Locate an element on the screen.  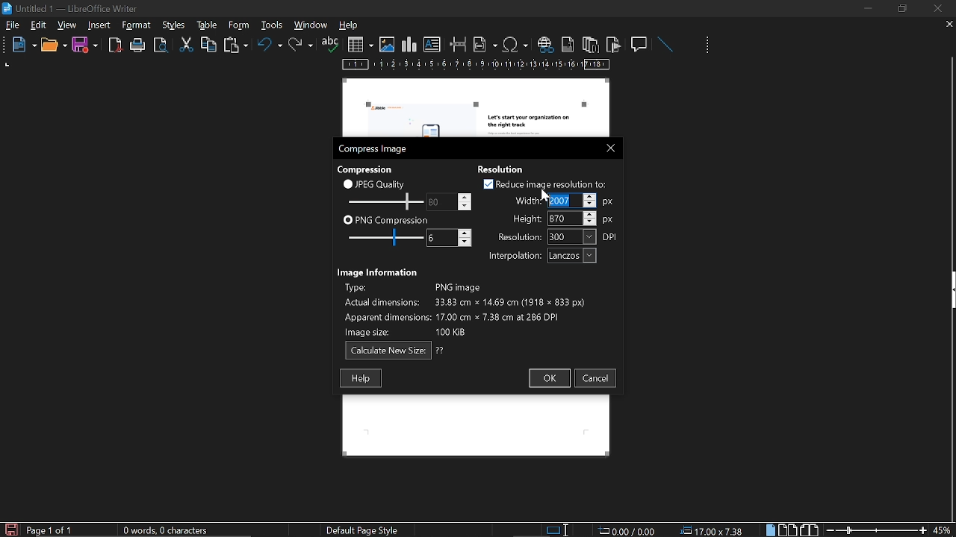
single page view is located at coordinates (772, 530).